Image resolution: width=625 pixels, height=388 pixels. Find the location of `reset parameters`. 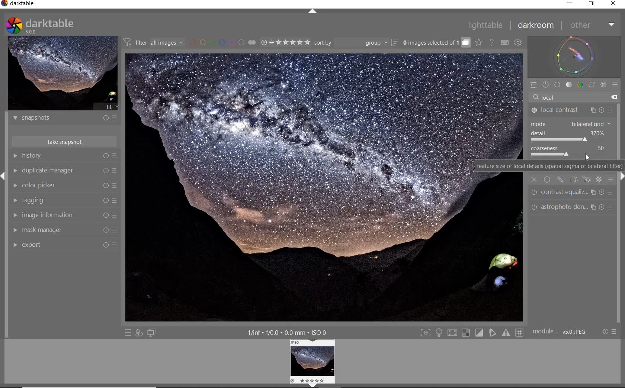

reset parameters is located at coordinates (612, 207).